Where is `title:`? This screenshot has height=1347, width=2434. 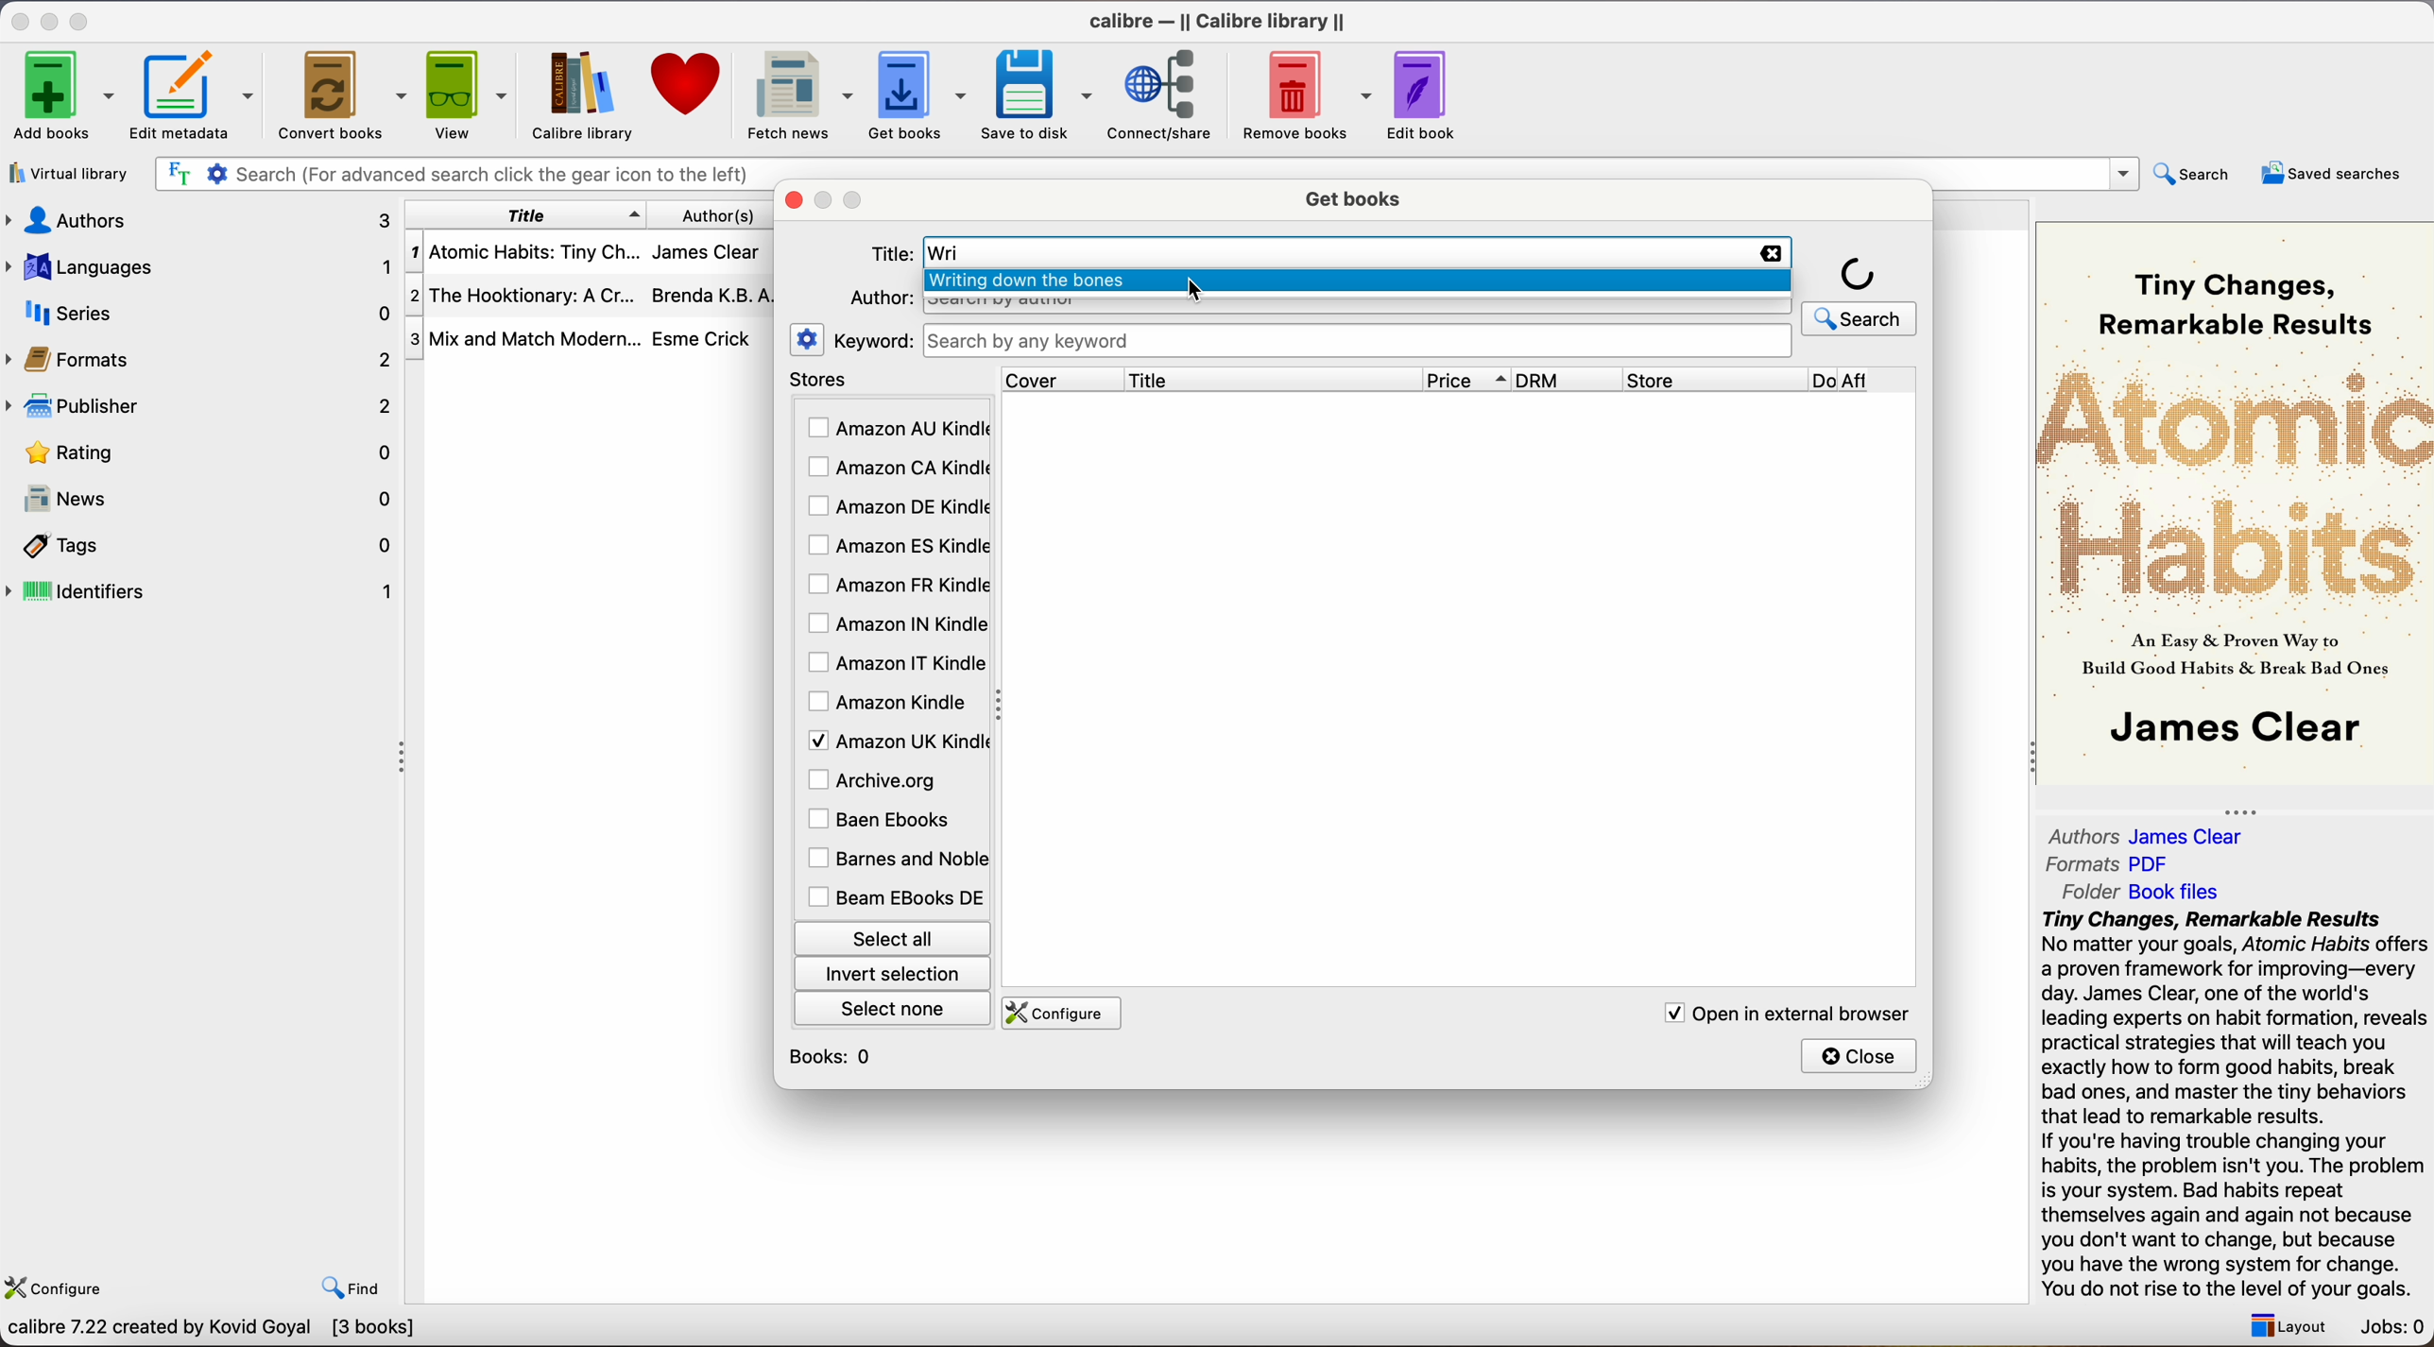
title: is located at coordinates (891, 255).